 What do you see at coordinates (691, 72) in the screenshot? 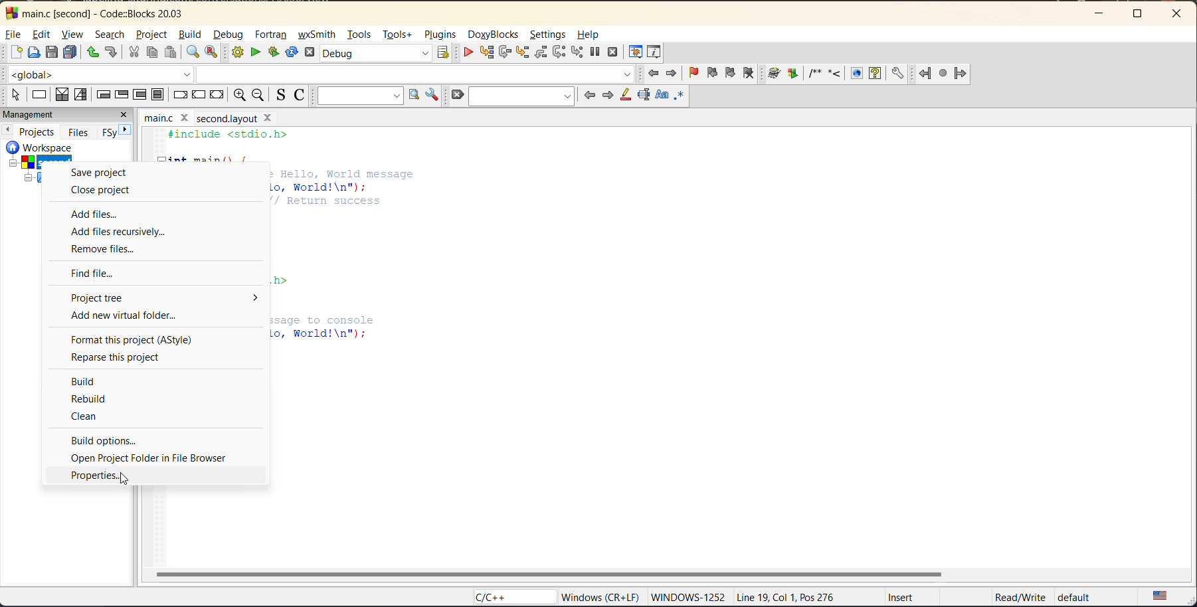
I see `toggle bookmark` at bounding box center [691, 72].